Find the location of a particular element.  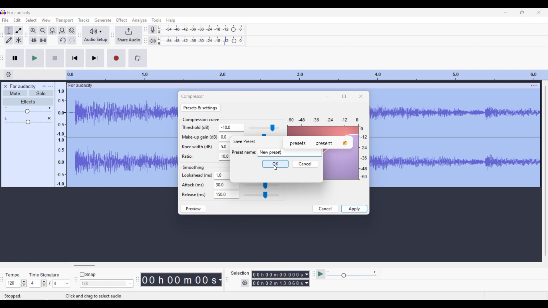

Share audio is located at coordinates (128, 35).